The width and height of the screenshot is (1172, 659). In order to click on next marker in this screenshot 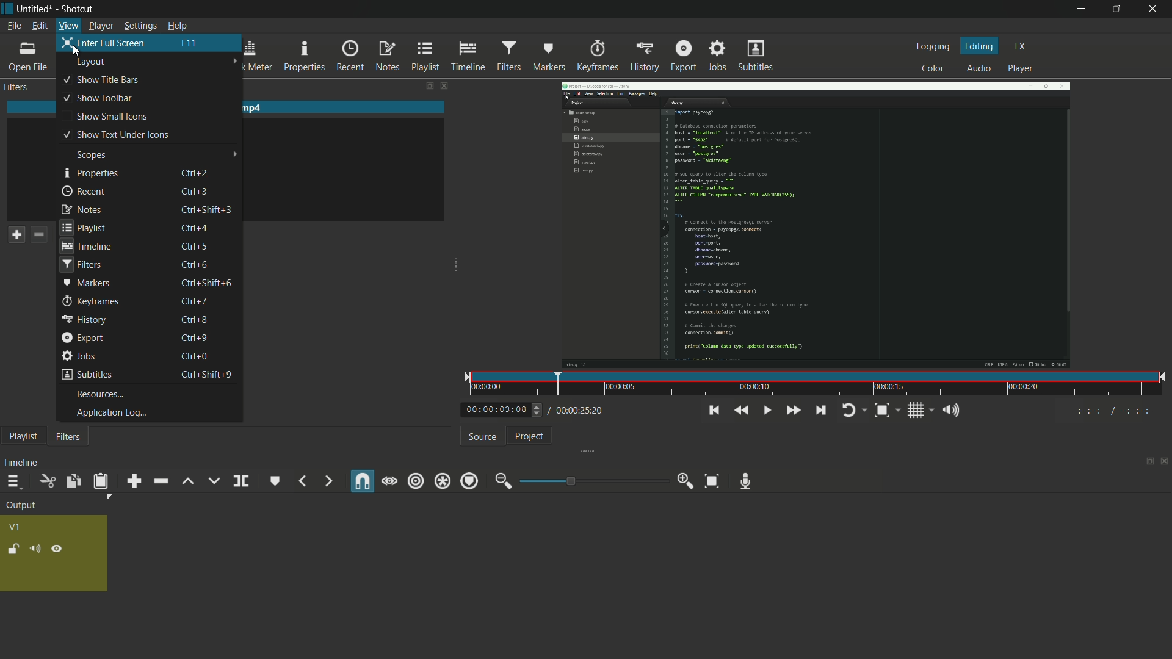, I will do `click(326, 481)`.